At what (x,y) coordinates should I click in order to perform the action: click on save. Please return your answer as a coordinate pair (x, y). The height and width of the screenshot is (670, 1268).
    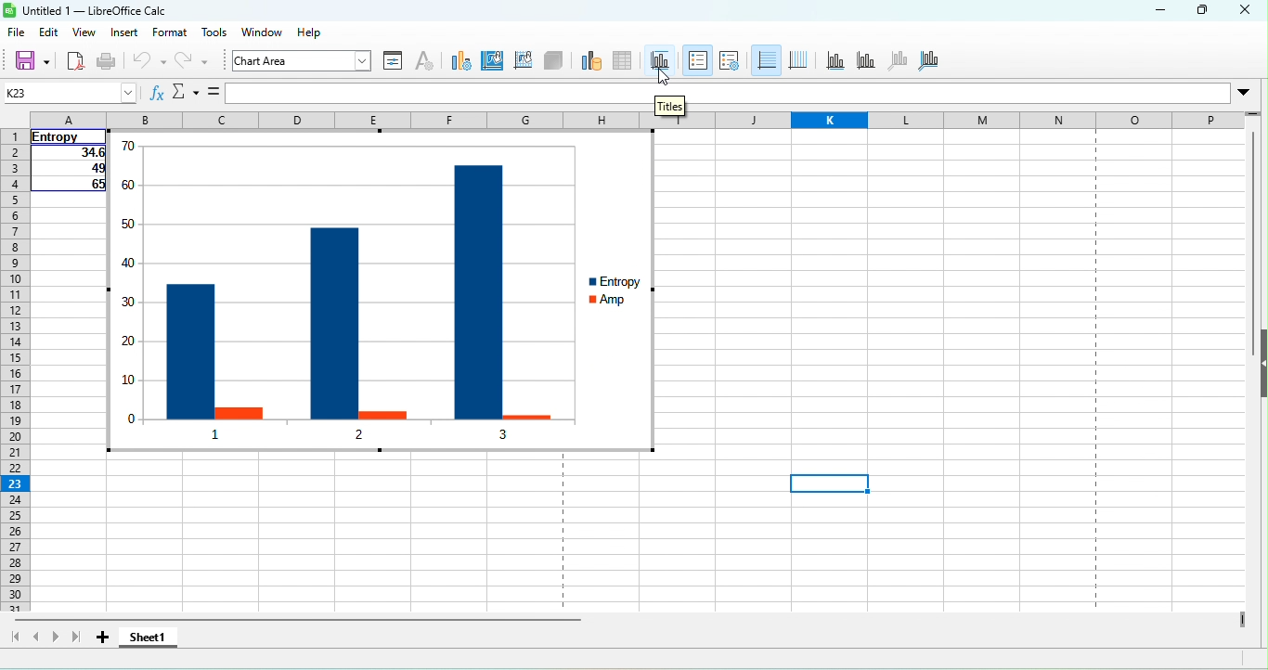
    Looking at the image, I should click on (32, 62).